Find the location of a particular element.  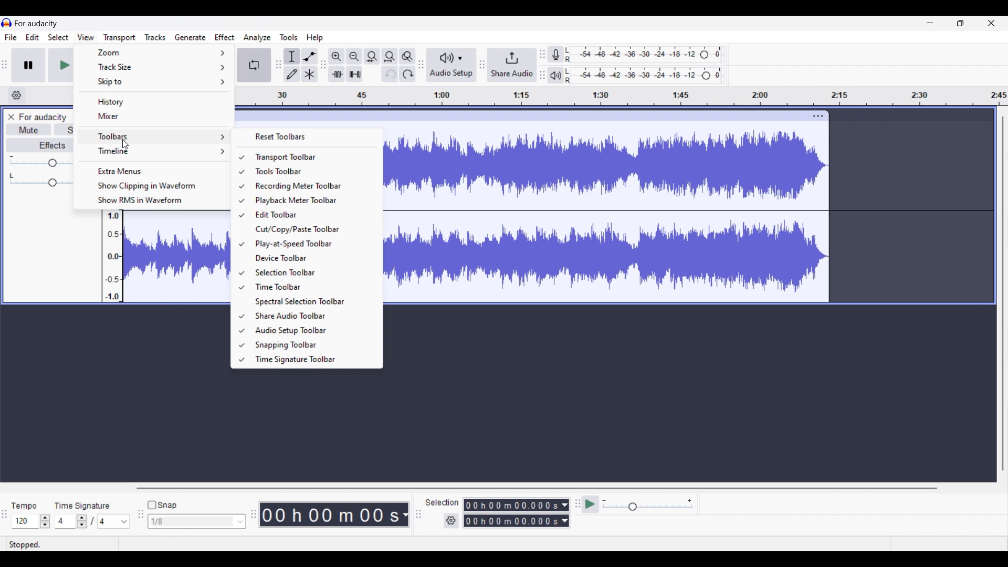

Tools toolbar is located at coordinates (312, 171).